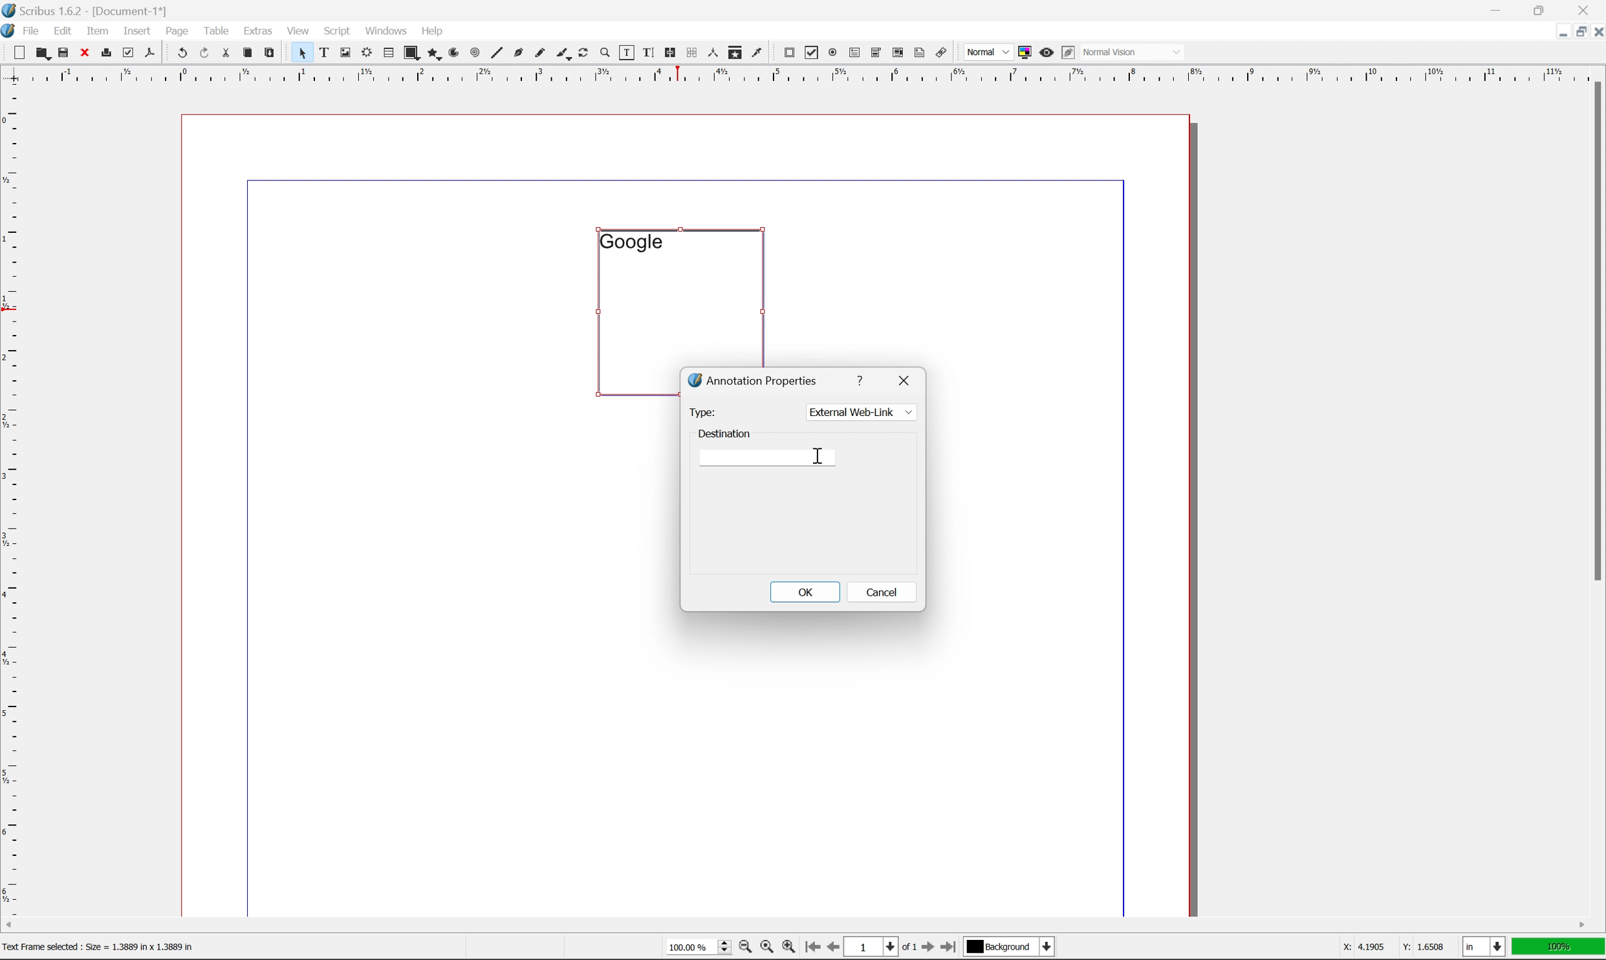 The image size is (1606, 960). Describe the element at coordinates (754, 380) in the screenshot. I see `annotation properties` at that location.